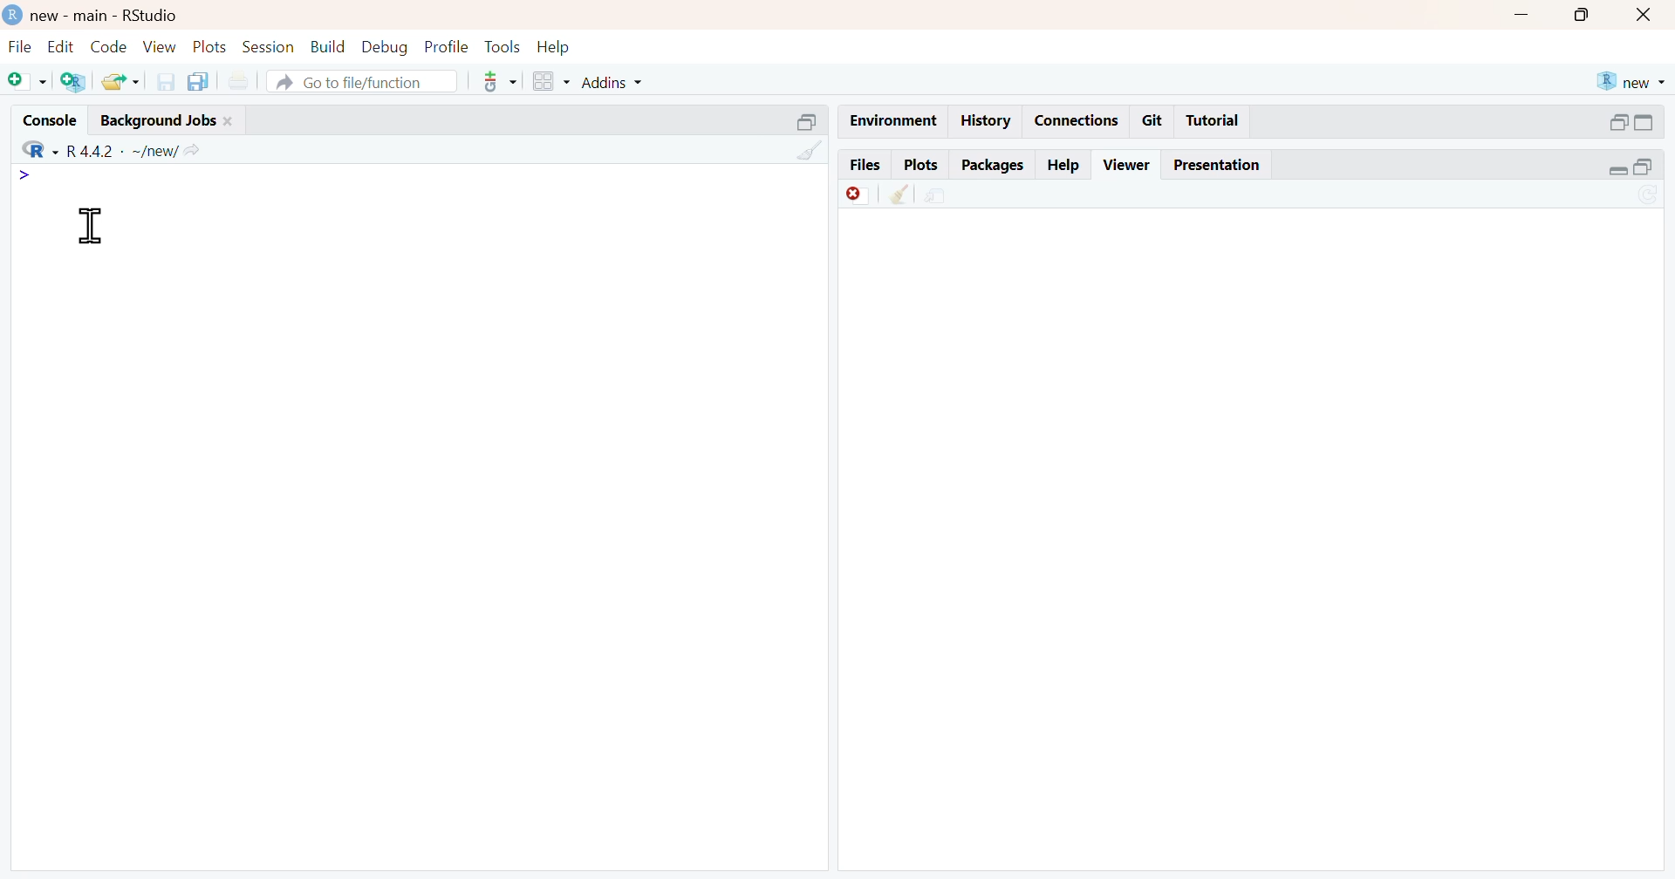 Image resolution: width=1675 pixels, height=879 pixels. Describe the element at coordinates (1651, 167) in the screenshot. I see `collapse` at that location.